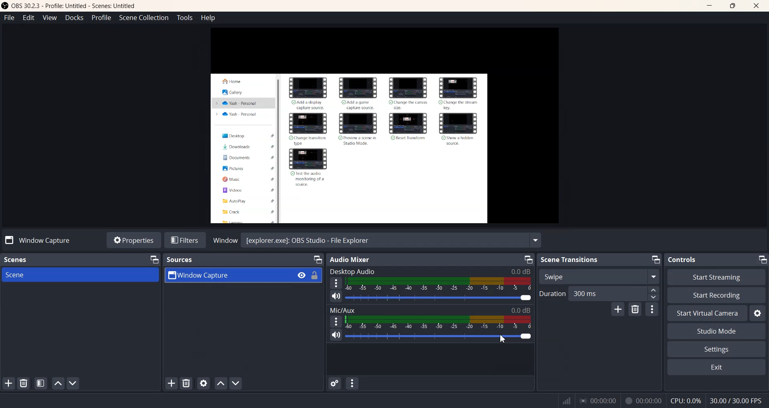 This screenshot has height=408, width=769. Describe the element at coordinates (16, 260) in the screenshot. I see `Scenes` at that location.